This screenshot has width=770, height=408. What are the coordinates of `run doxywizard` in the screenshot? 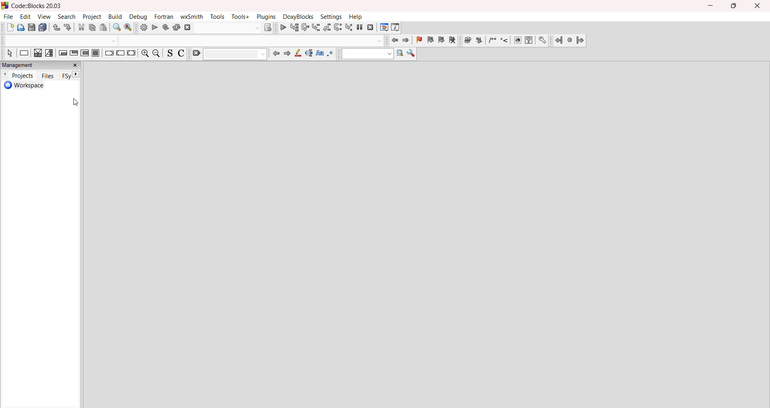 It's located at (466, 42).